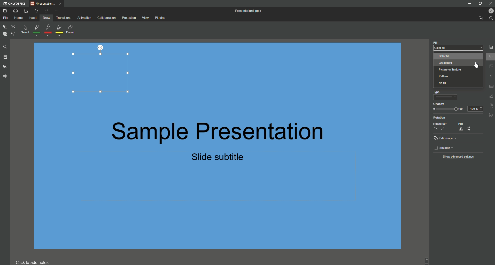 The image size is (495, 265). Describe the element at coordinates (6, 66) in the screenshot. I see `Comments` at that location.